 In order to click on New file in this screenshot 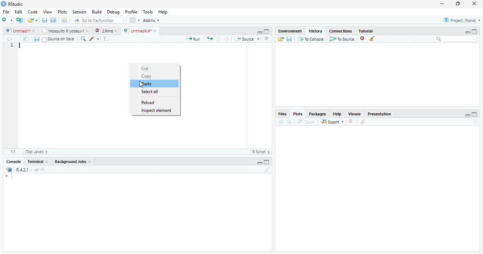, I will do `click(7, 20)`.